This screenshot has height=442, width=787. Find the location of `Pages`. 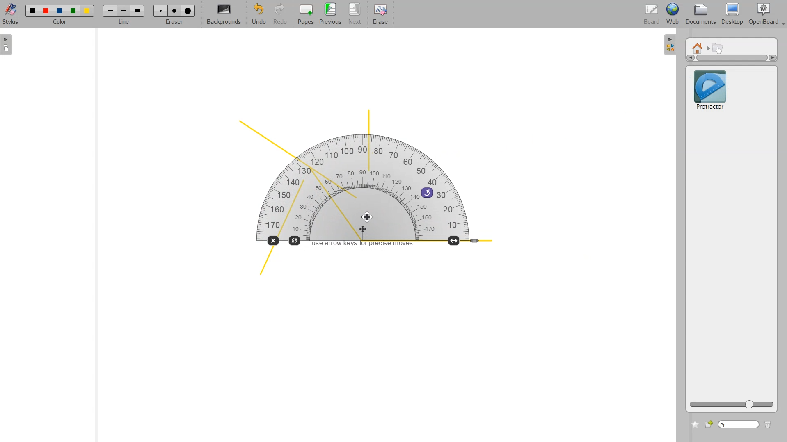

Pages is located at coordinates (305, 15).